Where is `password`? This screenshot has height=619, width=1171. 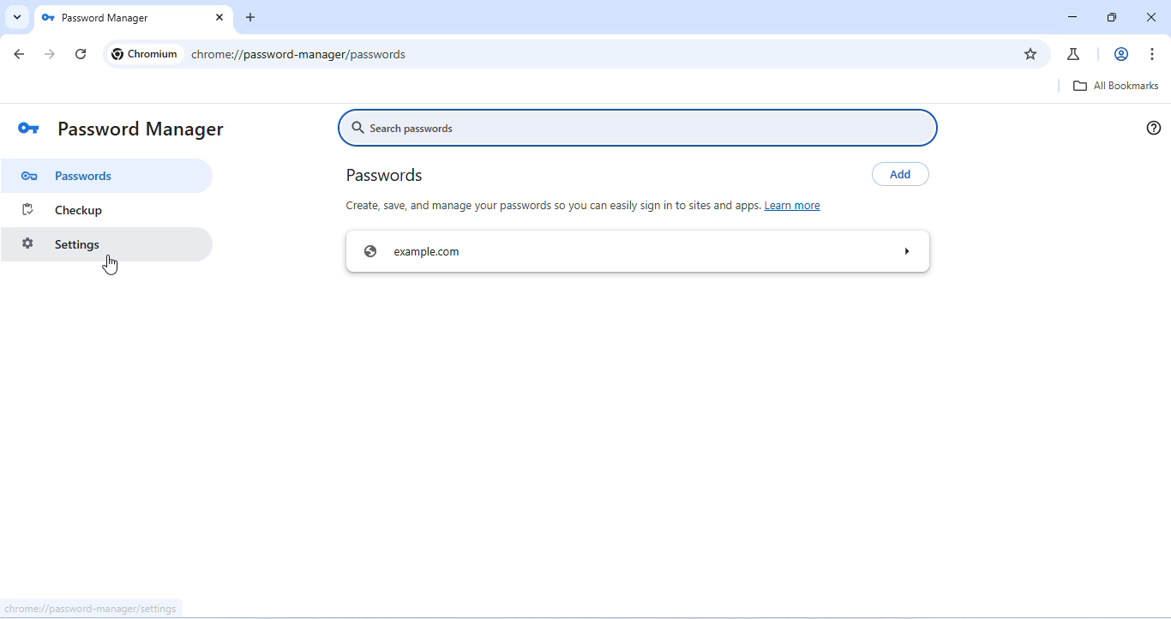
password is located at coordinates (108, 175).